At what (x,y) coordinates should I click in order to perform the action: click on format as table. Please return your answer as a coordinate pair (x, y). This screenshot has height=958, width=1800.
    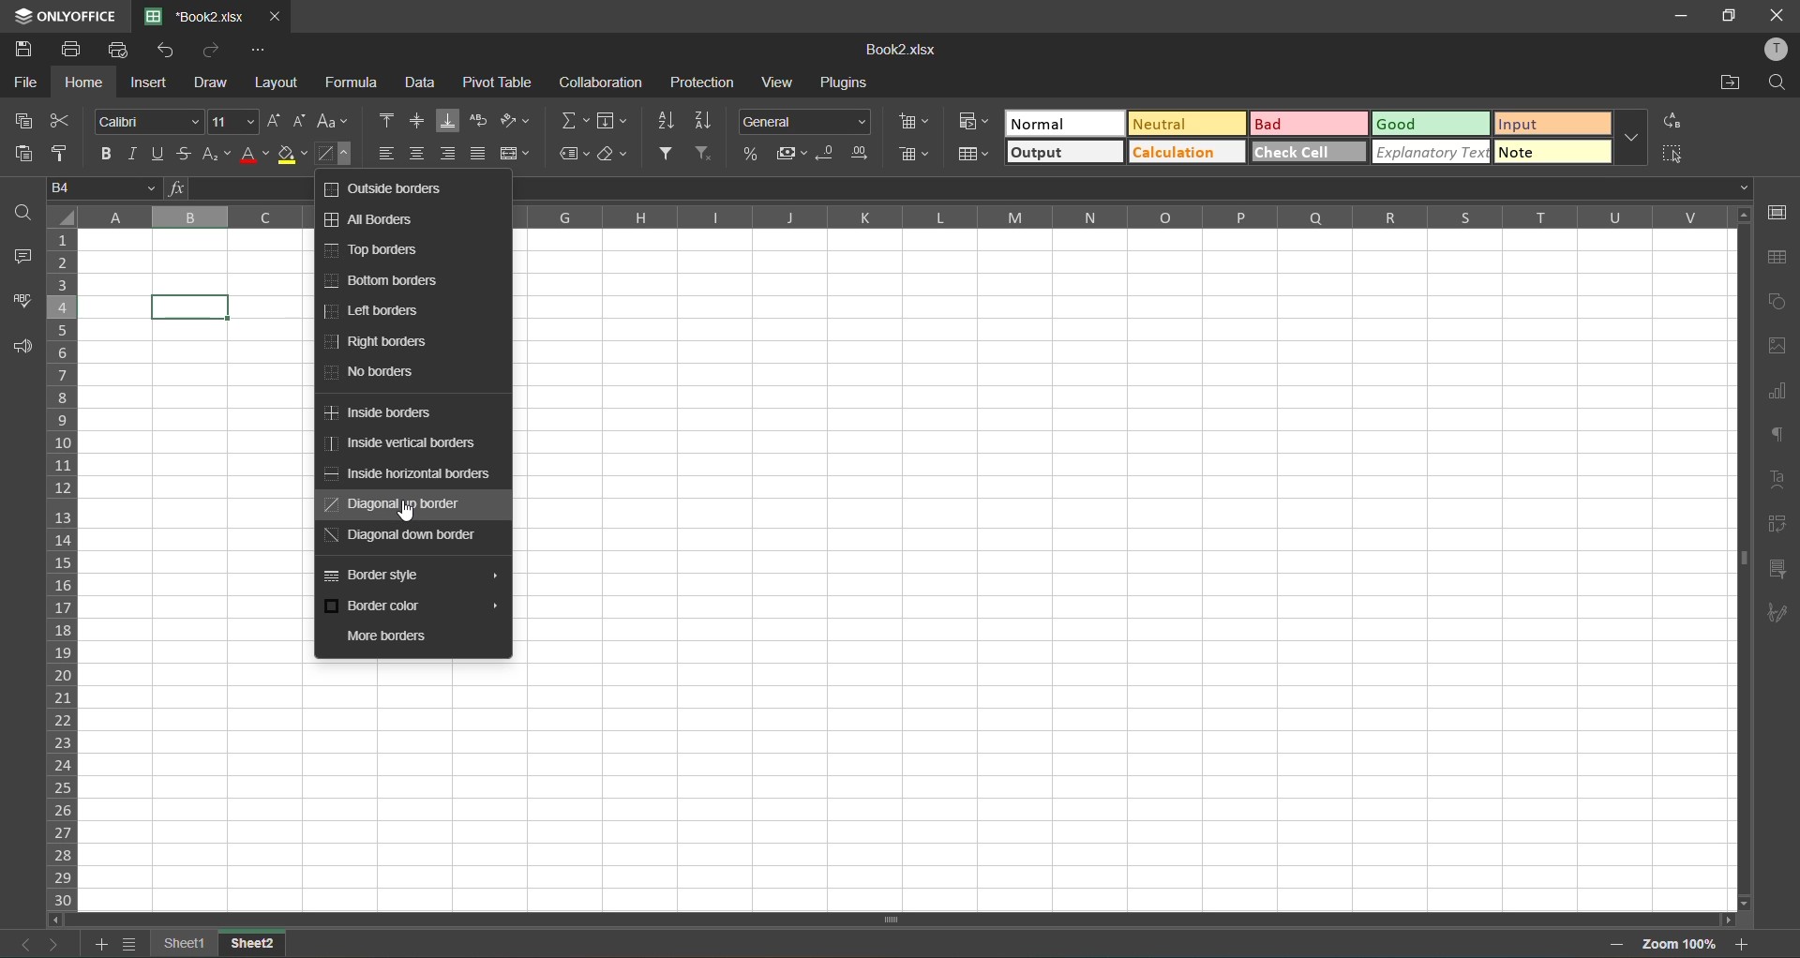
    Looking at the image, I should click on (978, 156).